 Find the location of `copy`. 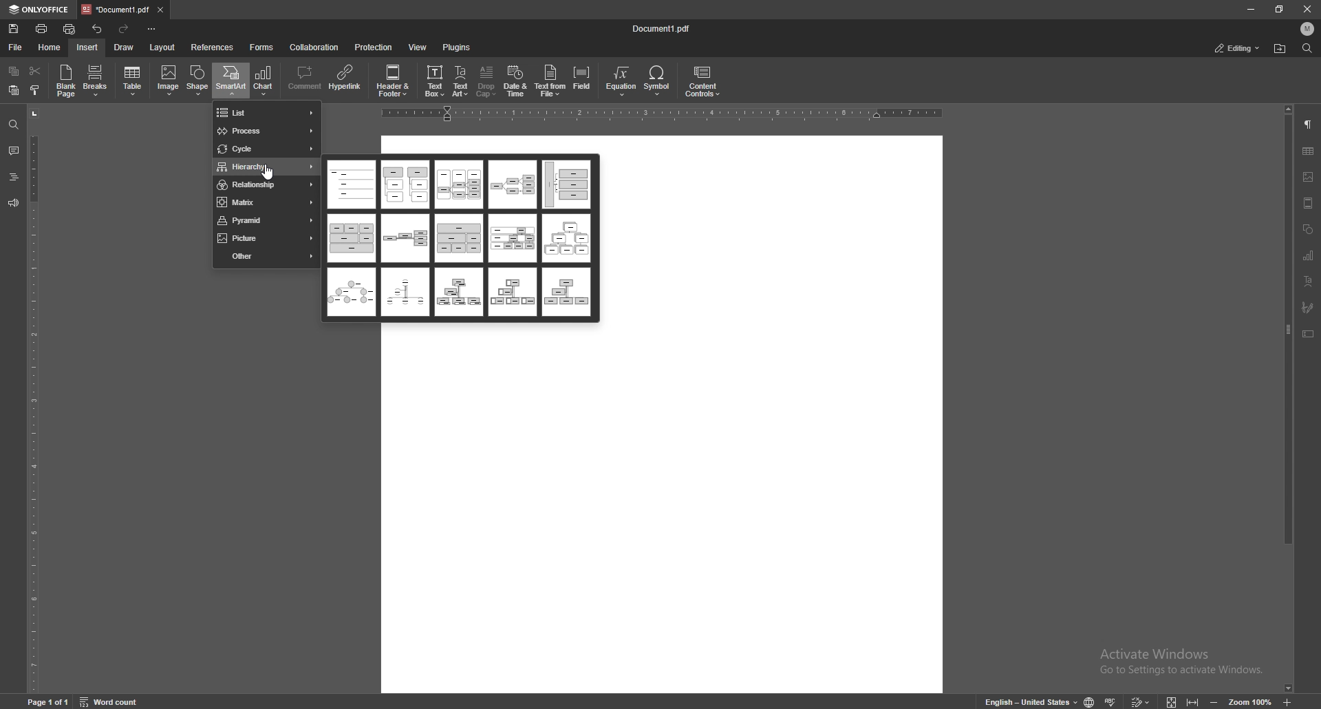

copy is located at coordinates (14, 71).